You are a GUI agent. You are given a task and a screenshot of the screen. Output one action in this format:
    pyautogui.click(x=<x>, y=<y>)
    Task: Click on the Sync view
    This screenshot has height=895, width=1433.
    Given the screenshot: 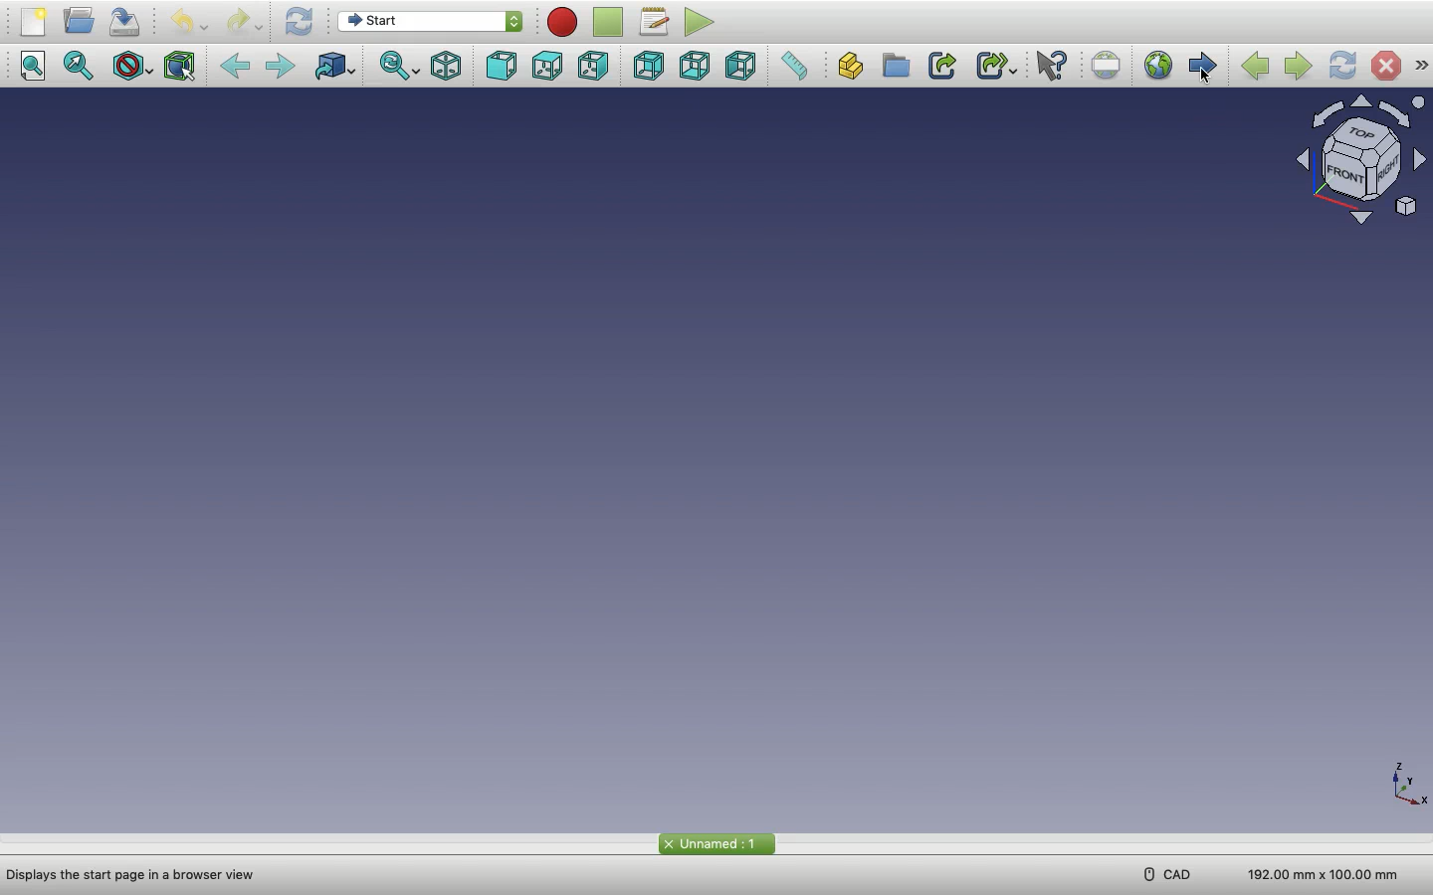 What is the action you would take?
    pyautogui.click(x=400, y=68)
    